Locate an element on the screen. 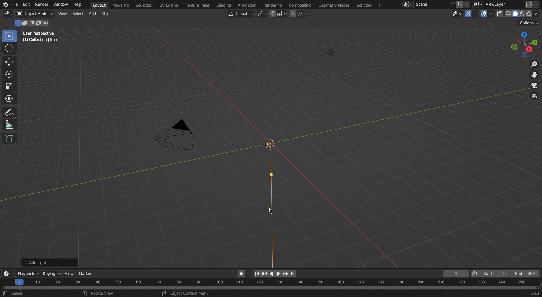  Show Object Types is located at coordinates (455, 14).